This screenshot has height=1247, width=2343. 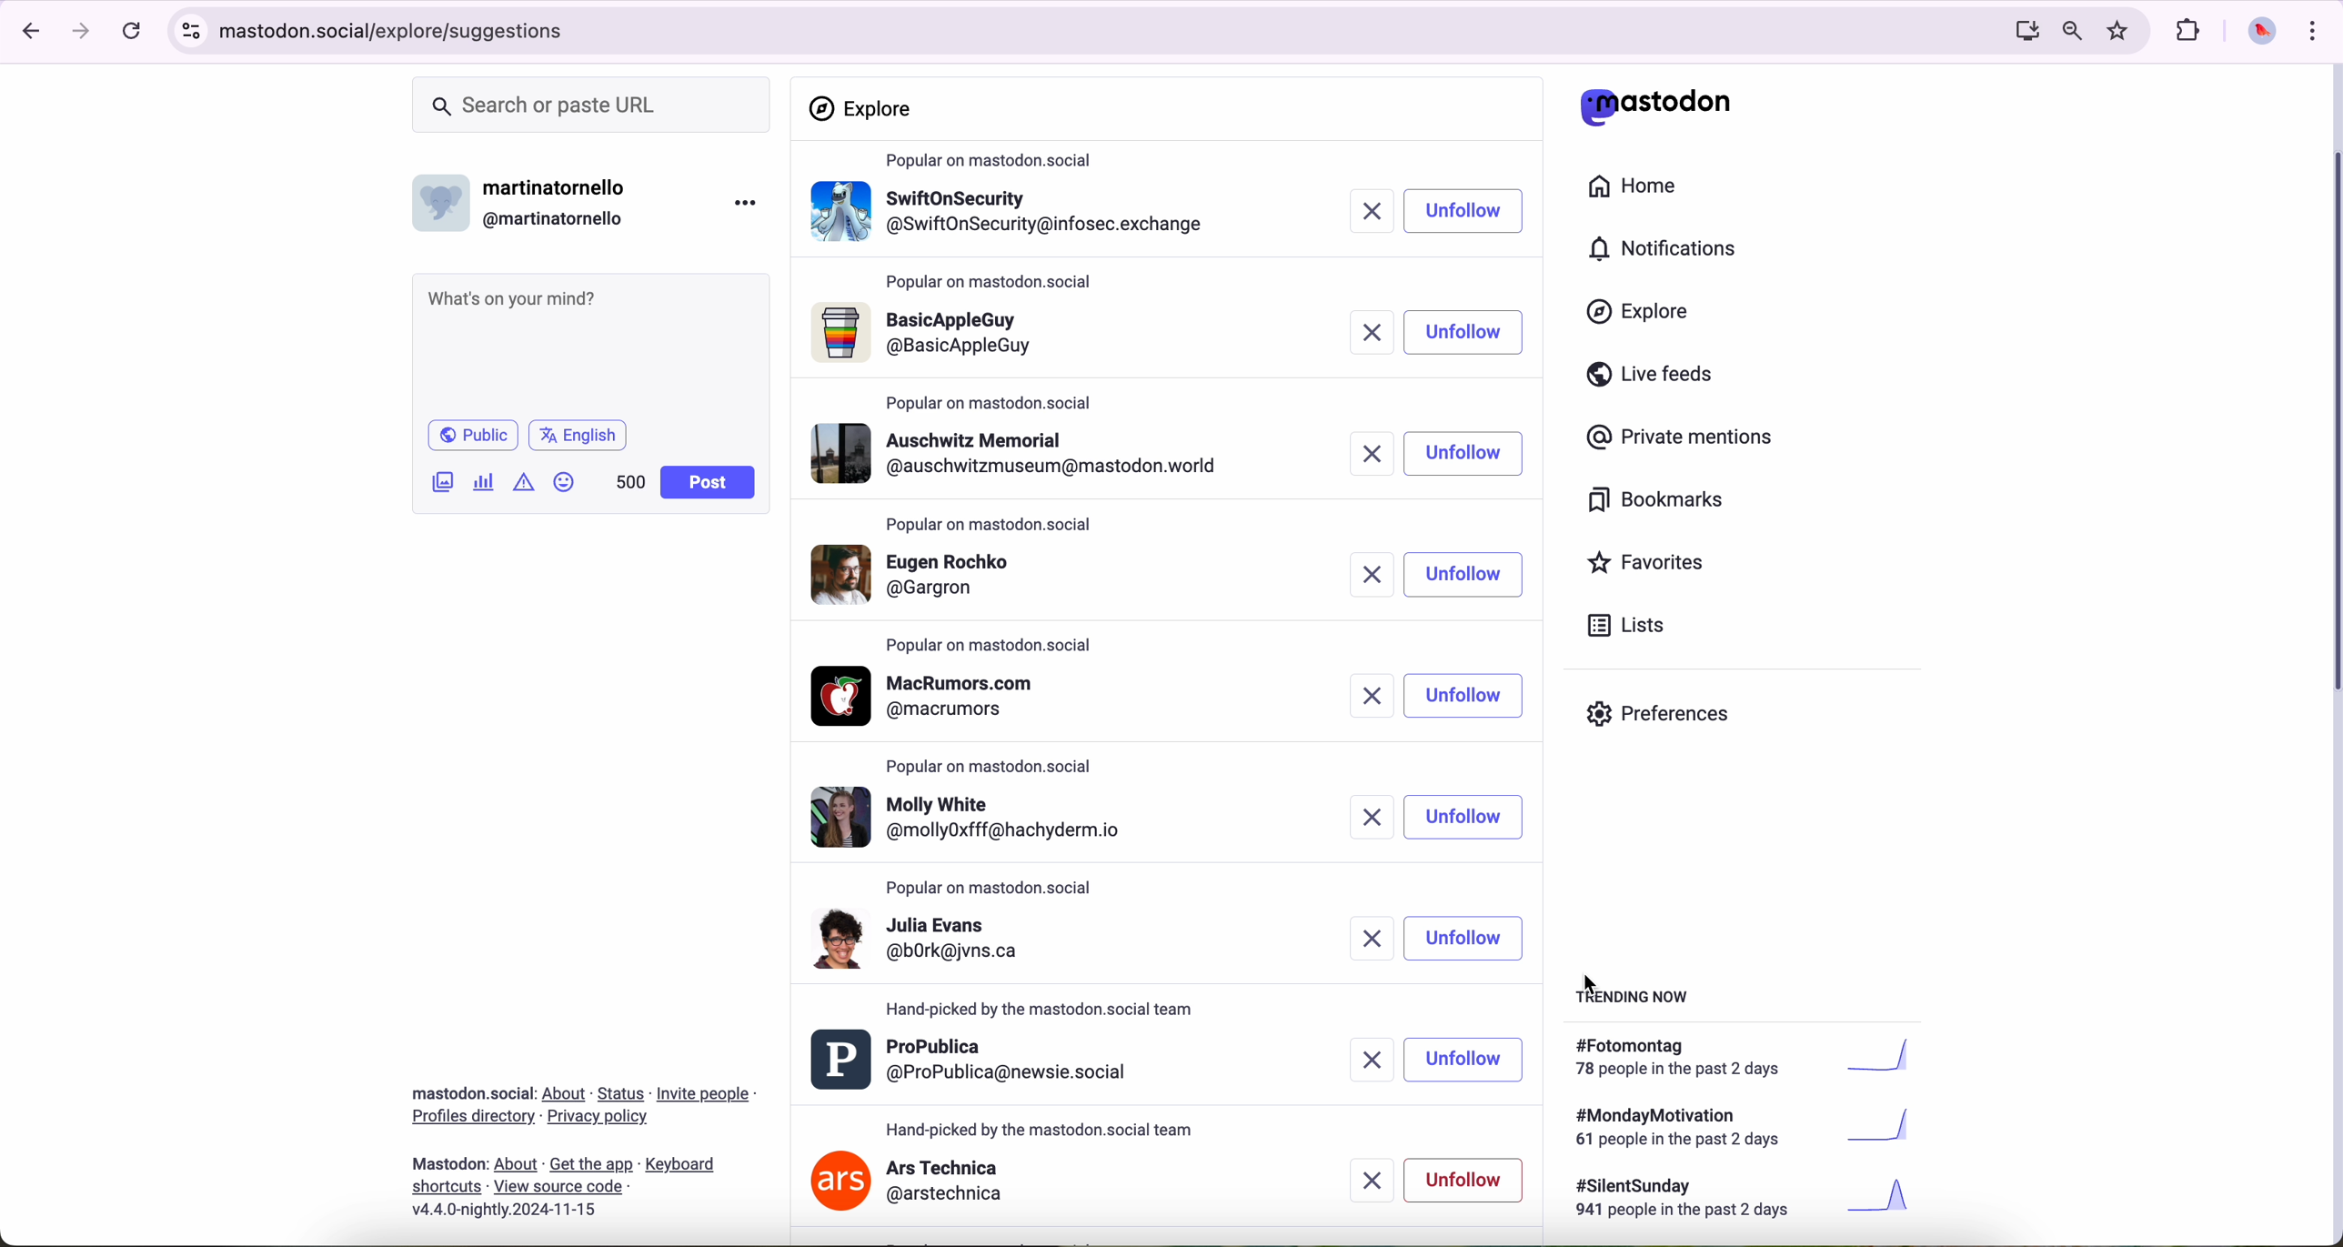 I want to click on bookmarks, so click(x=1656, y=503).